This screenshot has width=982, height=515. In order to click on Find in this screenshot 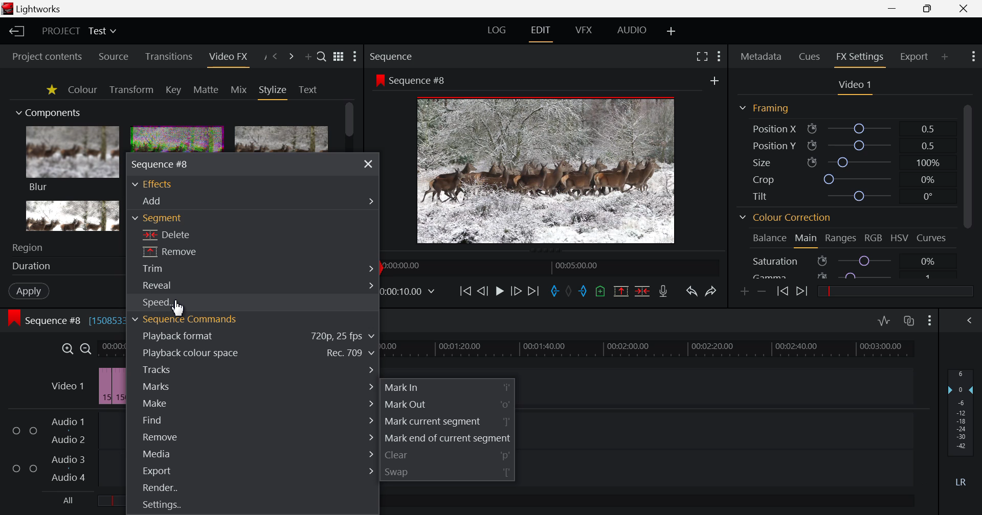, I will do `click(251, 420)`.